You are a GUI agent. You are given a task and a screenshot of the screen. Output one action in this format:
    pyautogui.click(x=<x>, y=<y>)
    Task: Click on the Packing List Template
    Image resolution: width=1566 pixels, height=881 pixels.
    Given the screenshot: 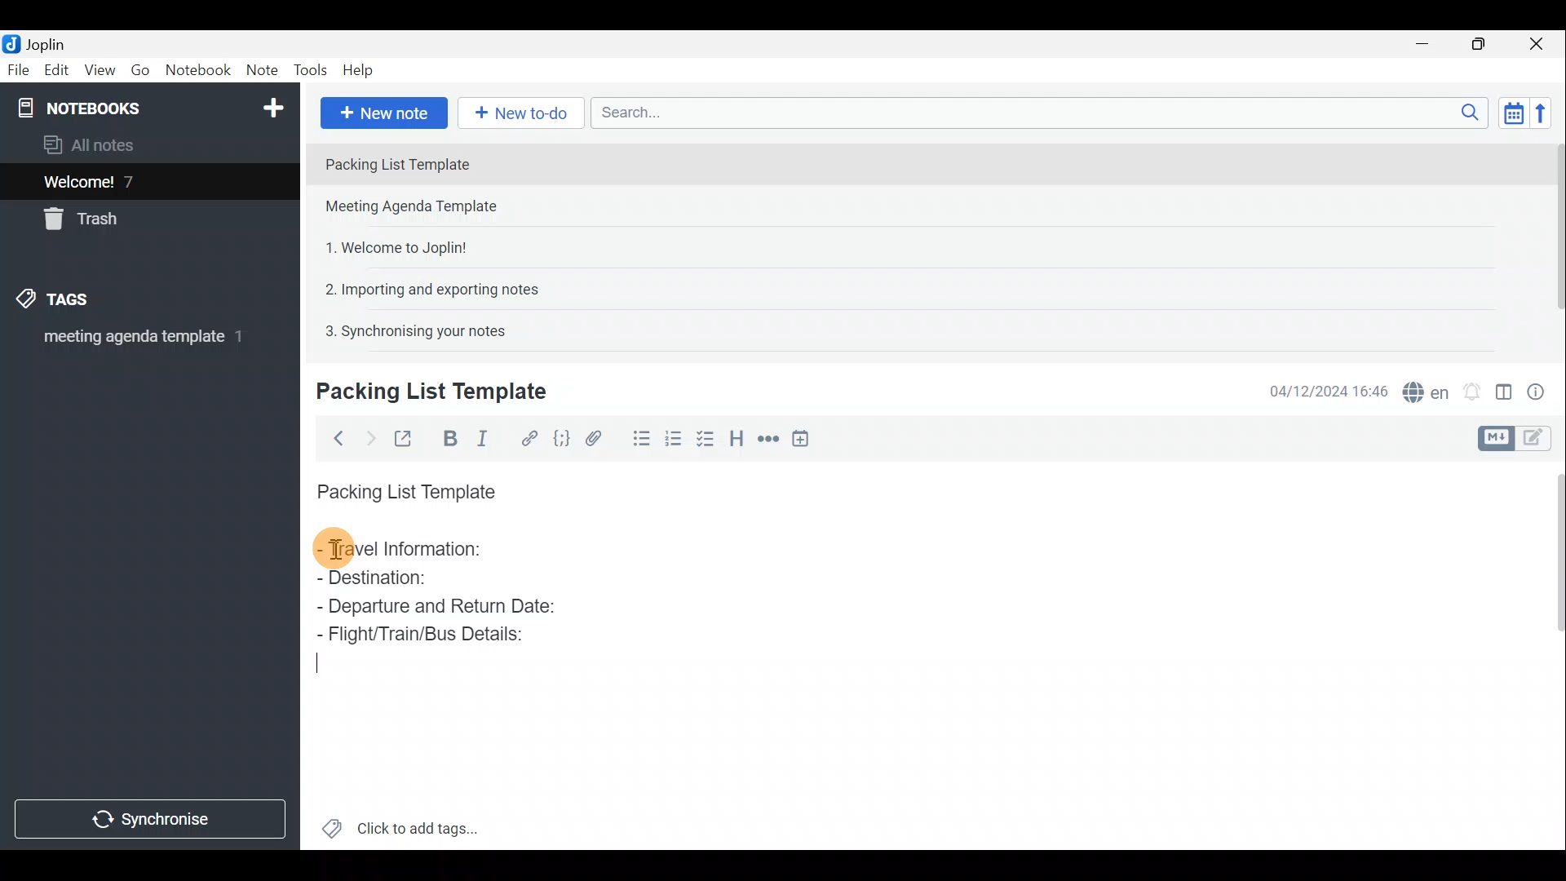 What is the action you would take?
    pyautogui.click(x=403, y=487)
    